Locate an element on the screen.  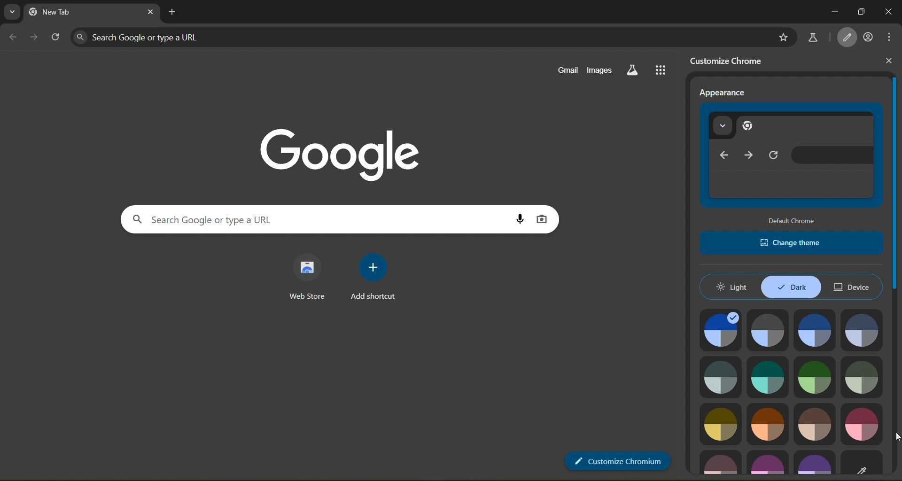
light is located at coordinates (733, 286).